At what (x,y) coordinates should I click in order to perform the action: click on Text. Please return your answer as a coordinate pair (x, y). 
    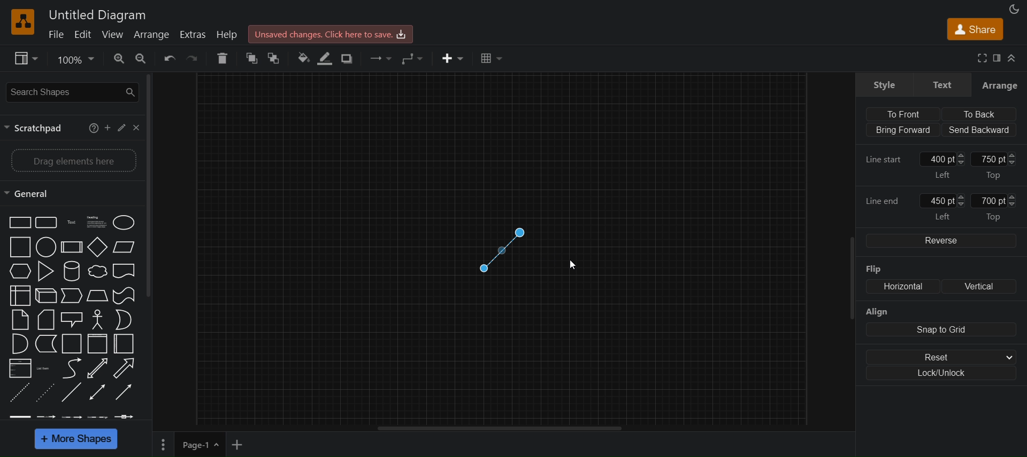
    Looking at the image, I should click on (70, 222).